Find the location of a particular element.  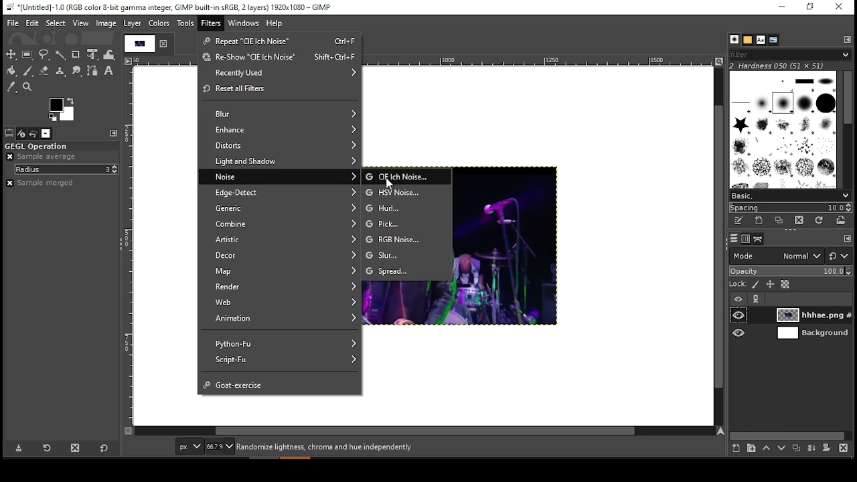

channels is located at coordinates (744, 239).